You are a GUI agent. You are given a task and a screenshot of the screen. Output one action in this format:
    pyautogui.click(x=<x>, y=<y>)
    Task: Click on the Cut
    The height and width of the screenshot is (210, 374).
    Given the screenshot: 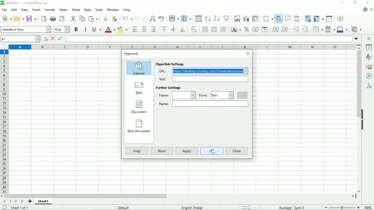 What is the action you would take?
    pyautogui.click(x=73, y=18)
    